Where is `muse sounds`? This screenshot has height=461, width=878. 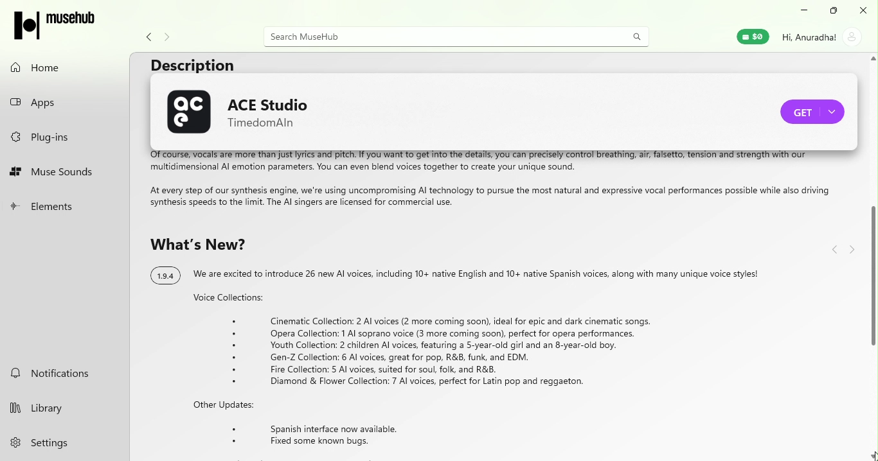 muse sounds is located at coordinates (66, 173).